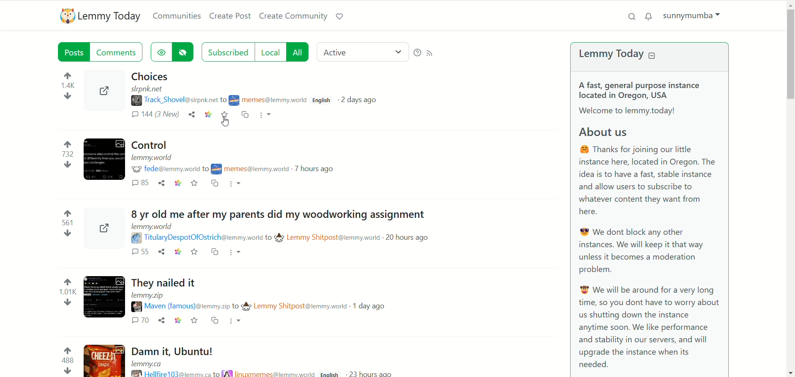  What do you see at coordinates (195, 322) in the screenshot?
I see `save` at bounding box center [195, 322].